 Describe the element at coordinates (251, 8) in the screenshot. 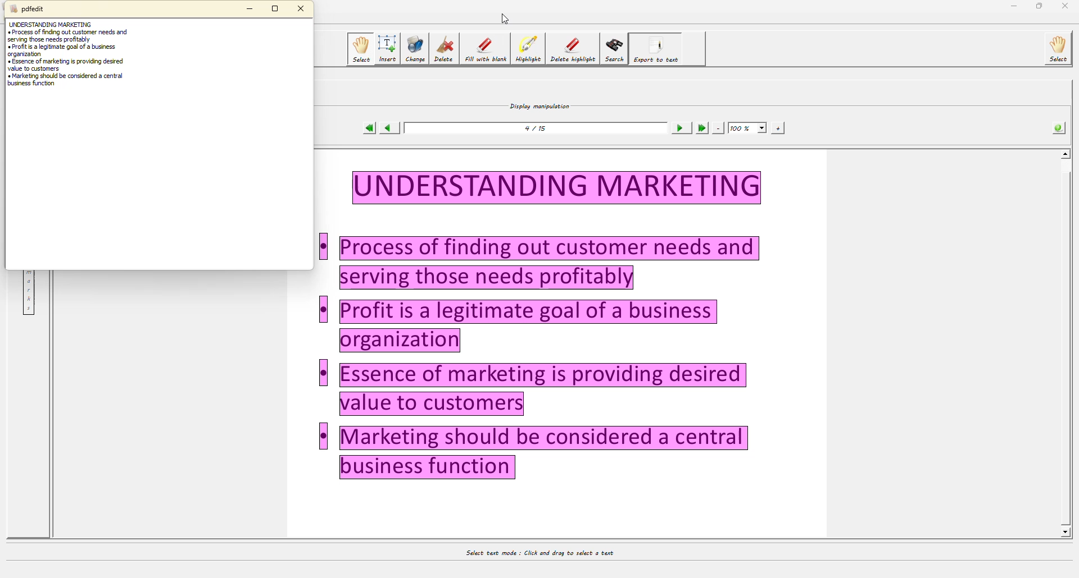

I see `minimize` at that location.